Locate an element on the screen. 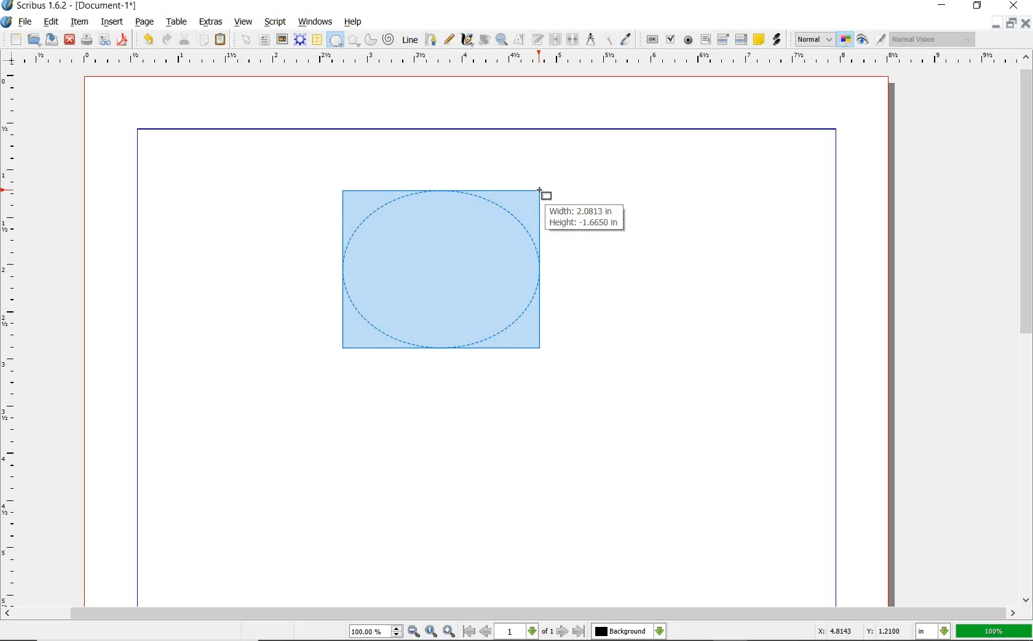 This screenshot has height=641, width=1033. PDF COMBO BOX is located at coordinates (722, 39).